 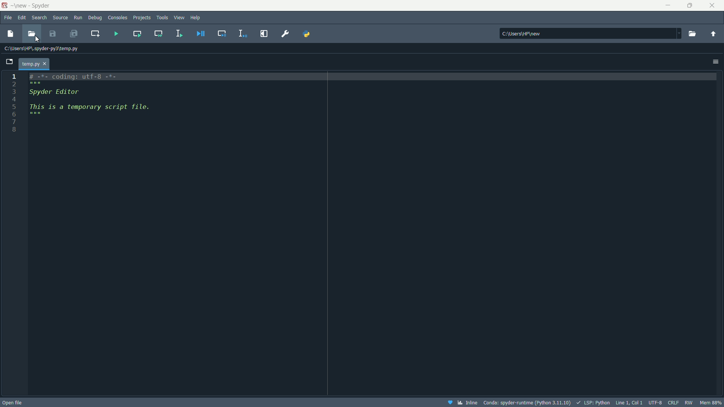 I want to click on Open file, so click(x=32, y=32).